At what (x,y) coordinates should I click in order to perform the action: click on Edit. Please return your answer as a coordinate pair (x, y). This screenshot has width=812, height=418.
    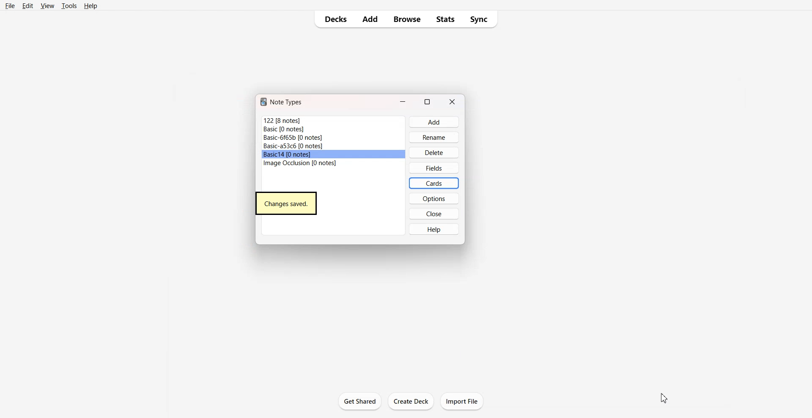
    Looking at the image, I should click on (27, 6).